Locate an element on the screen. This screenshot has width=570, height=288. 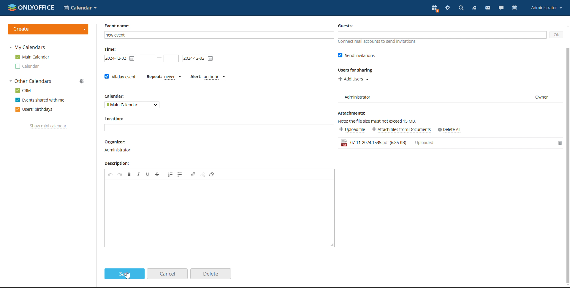
underline is located at coordinates (148, 174).